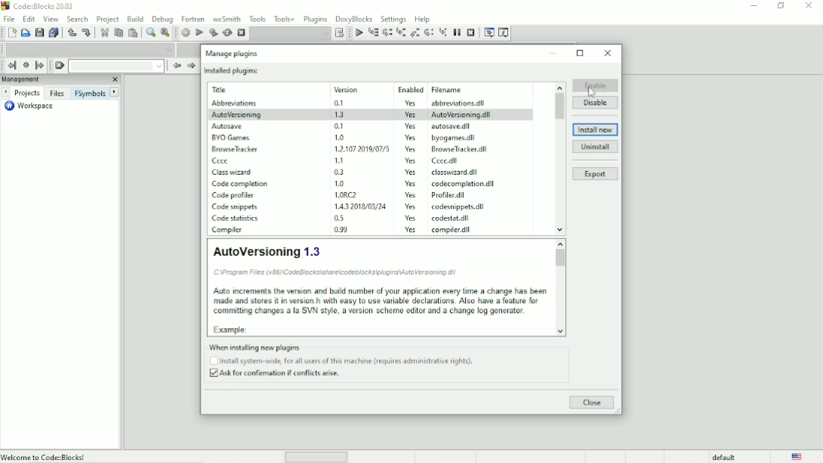 The height and width of the screenshot is (463, 823). Describe the element at coordinates (339, 160) in the screenshot. I see `version ` at that location.